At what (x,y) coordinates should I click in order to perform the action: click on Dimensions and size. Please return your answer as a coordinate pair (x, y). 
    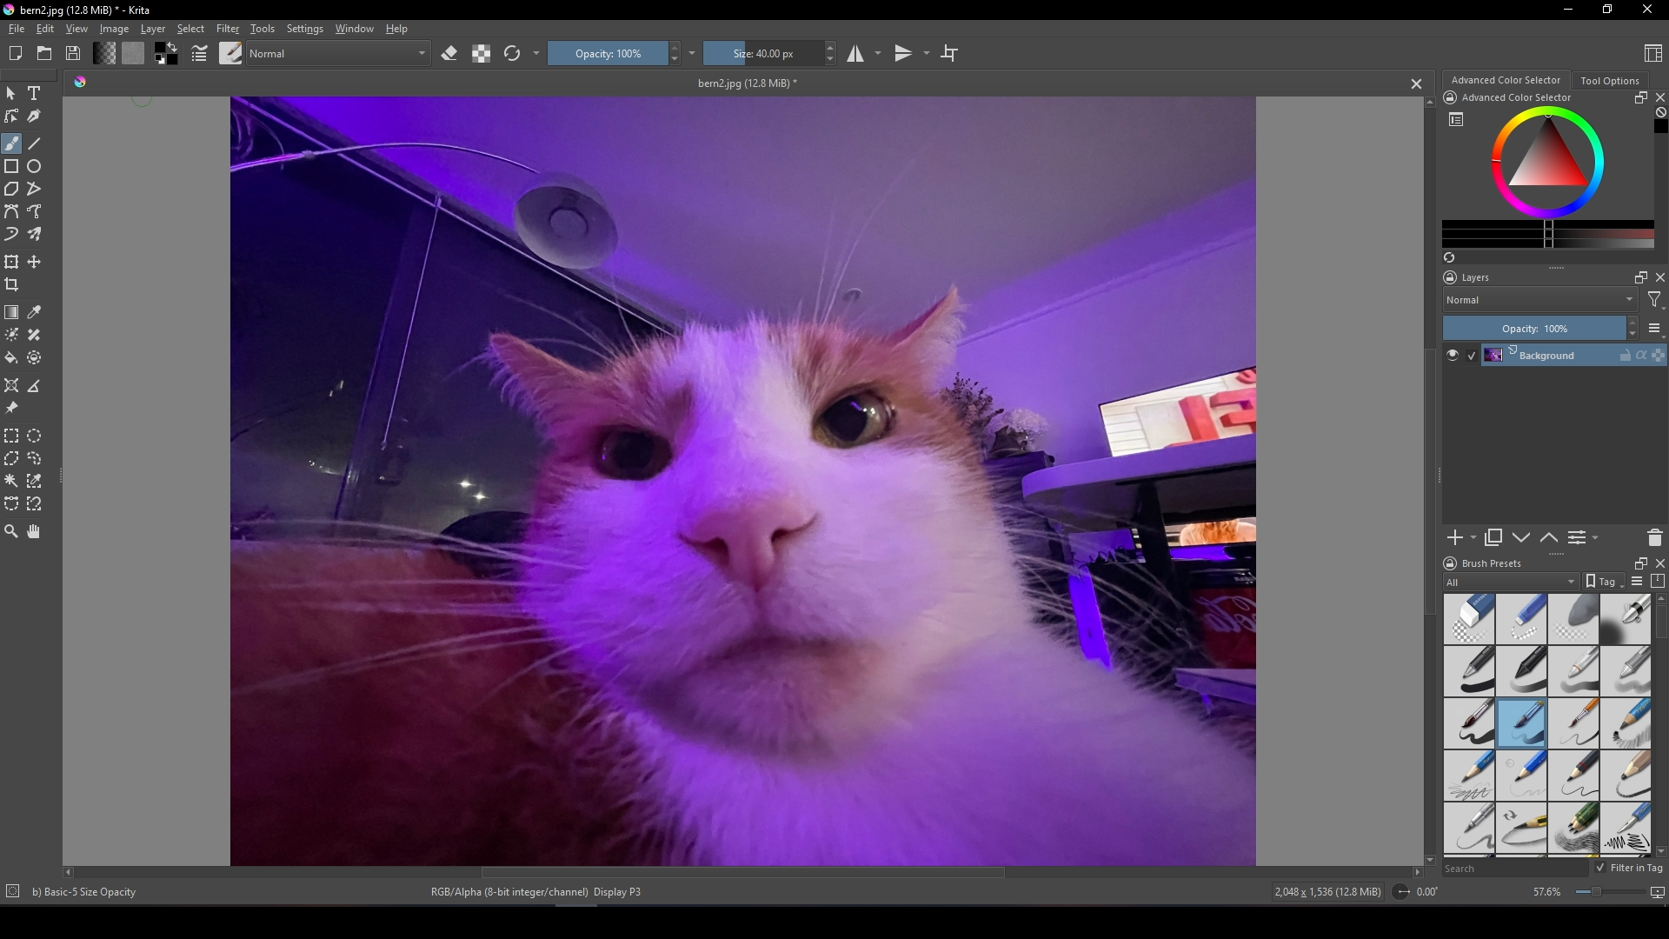
    Looking at the image, I should click on (1332, 892).